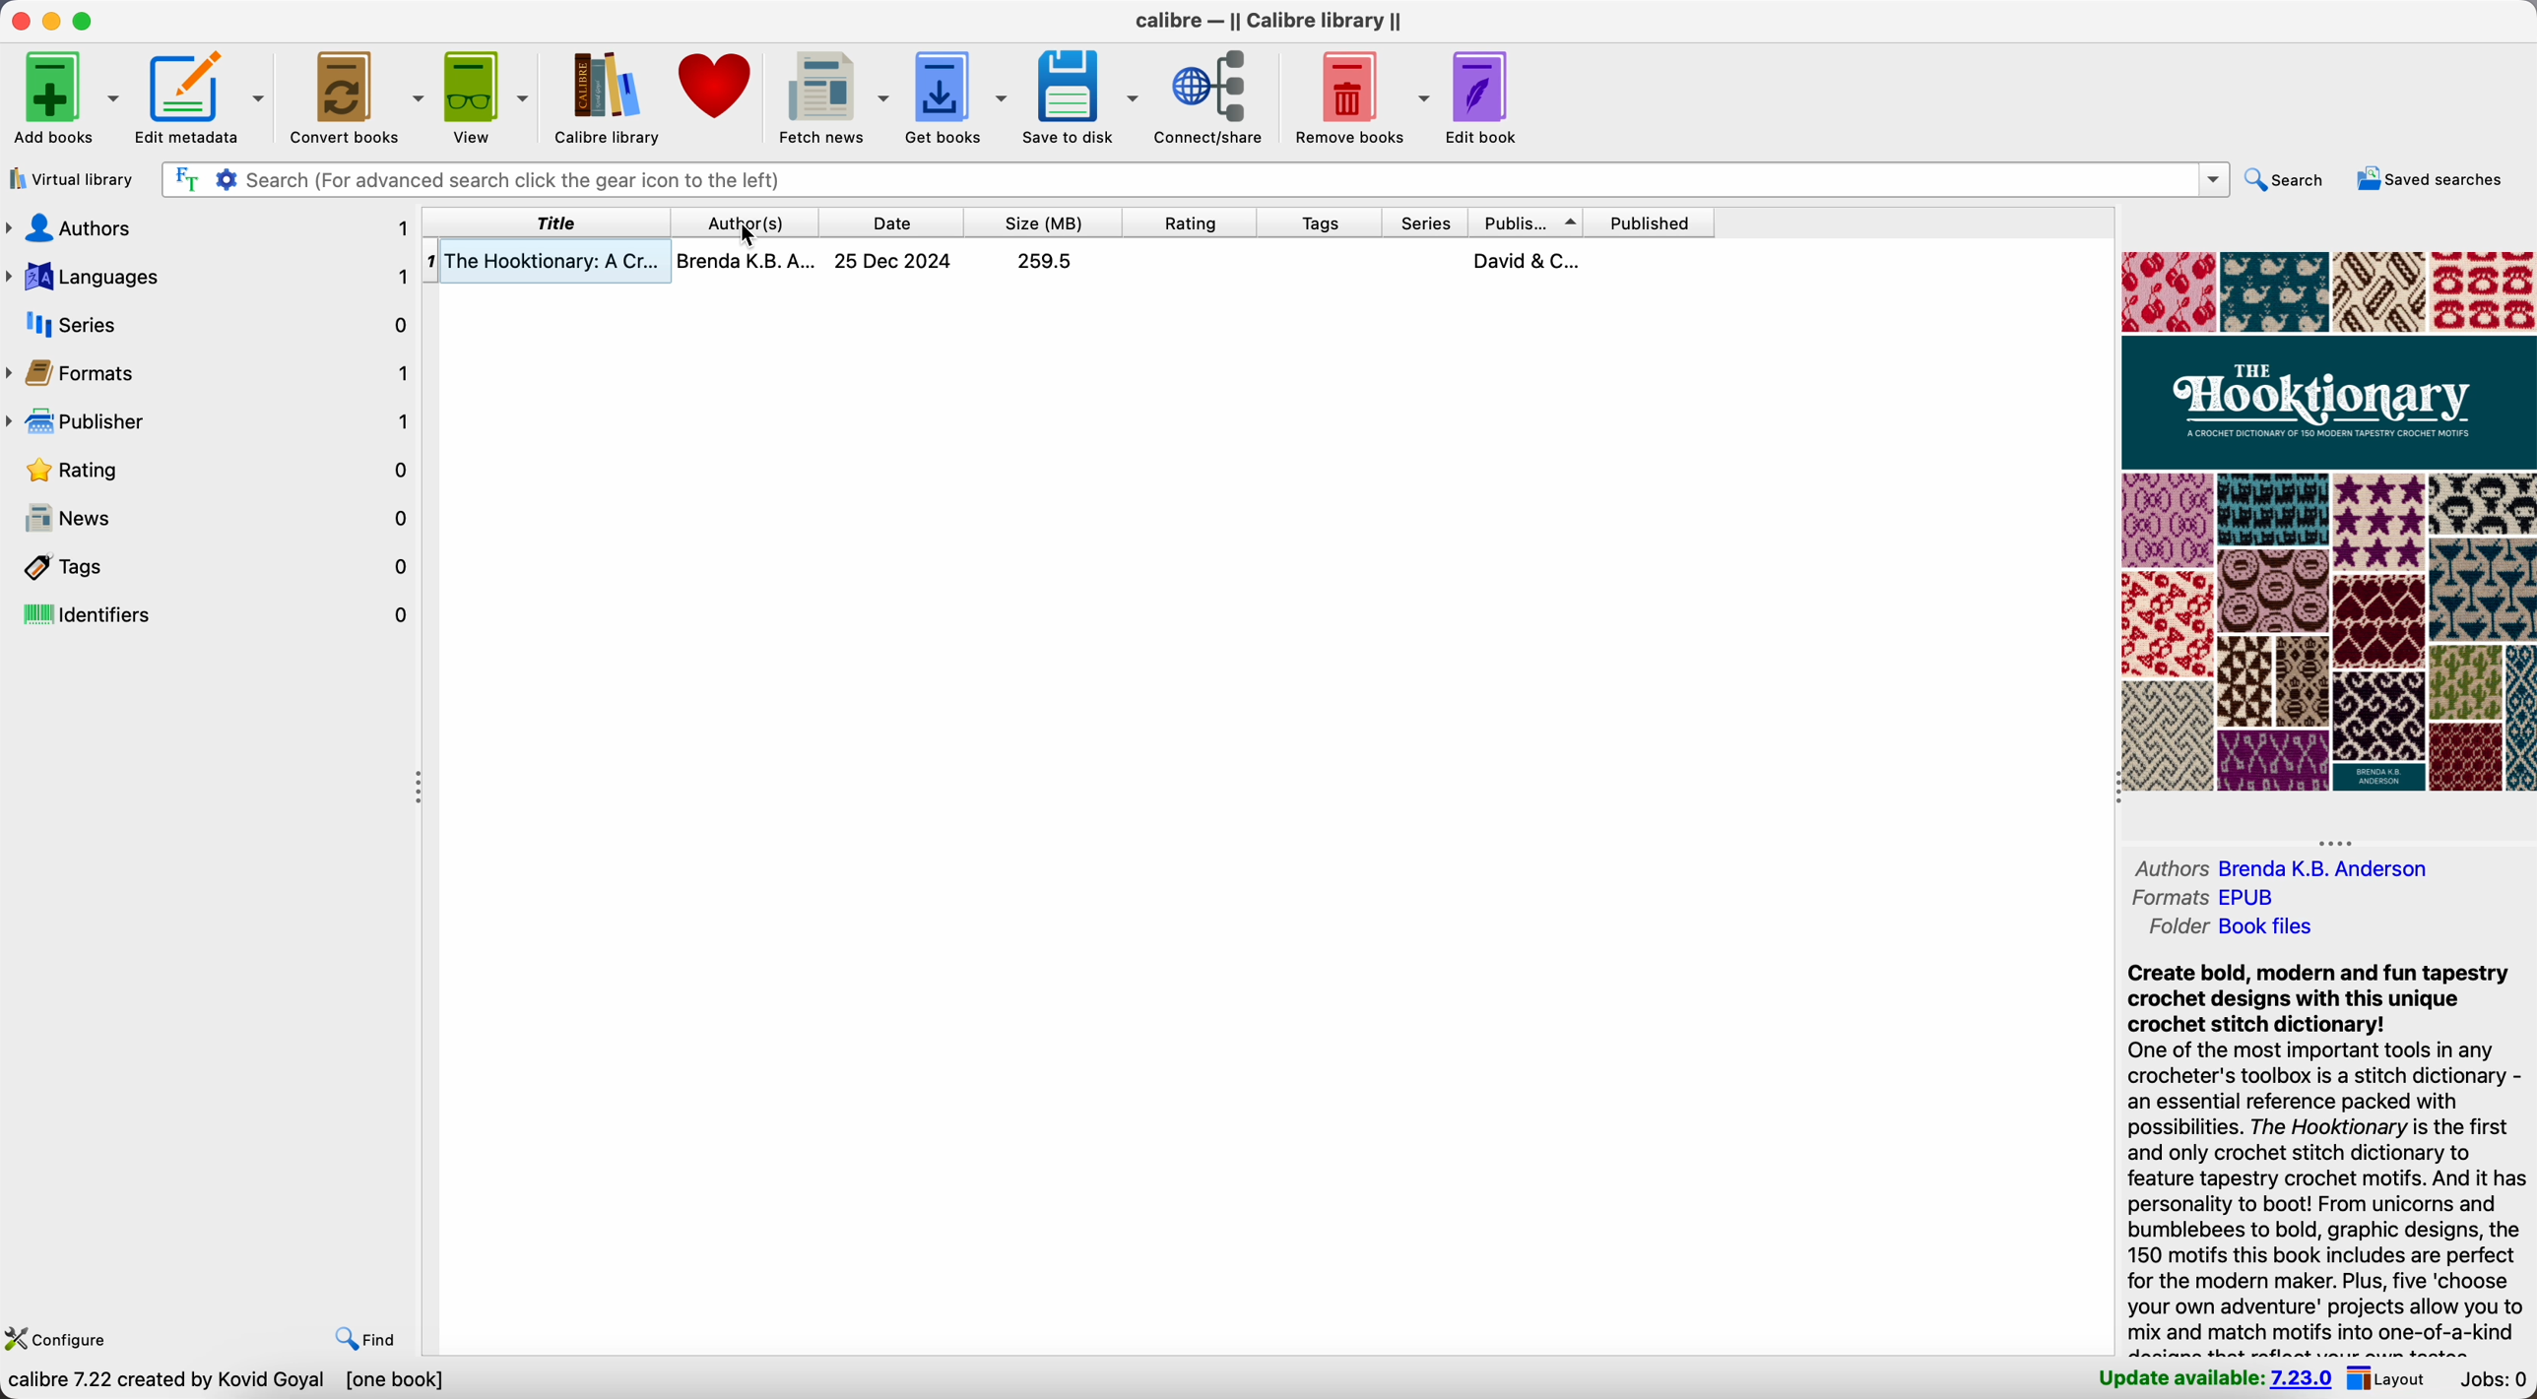  Describe the element at coordinates (748, 239) in the screenshot. I see `cursor` at that location.